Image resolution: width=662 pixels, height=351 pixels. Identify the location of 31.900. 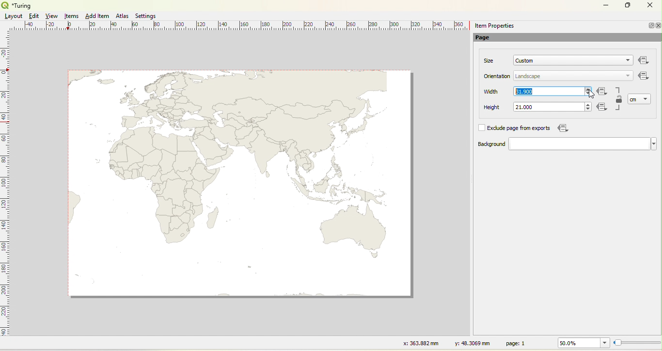
(523, 91).